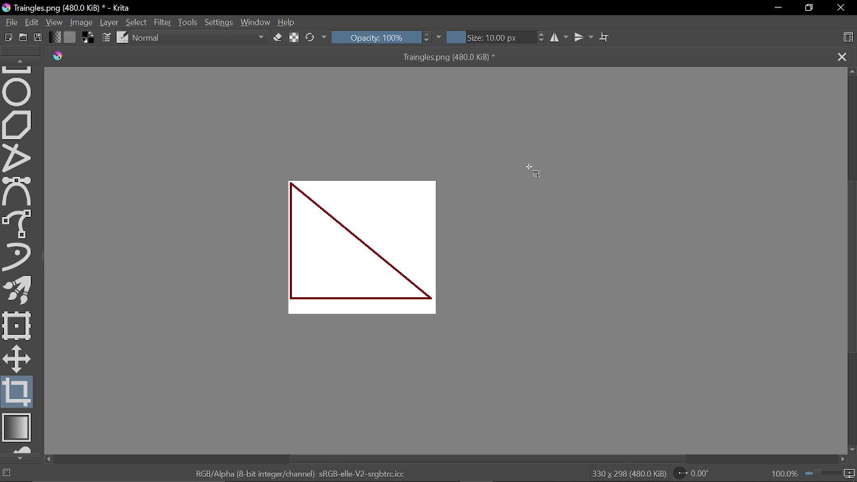  I want to click on Filter, so click(162, 22).